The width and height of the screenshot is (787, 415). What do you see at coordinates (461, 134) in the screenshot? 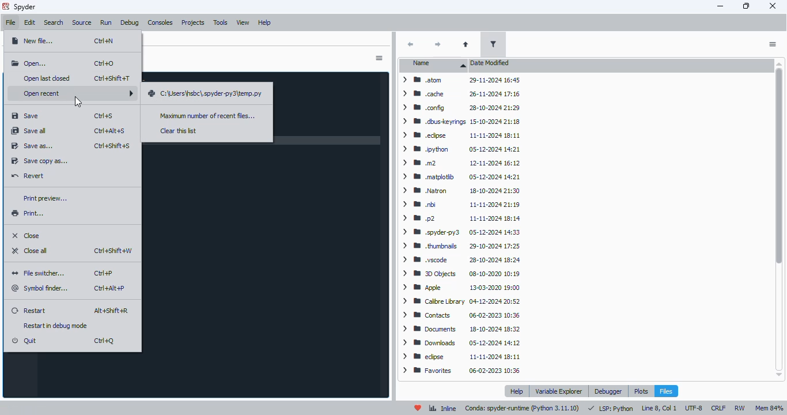
I see `> BB .edpse 11-11-2024 18:11` at bounding box center [461, 134].